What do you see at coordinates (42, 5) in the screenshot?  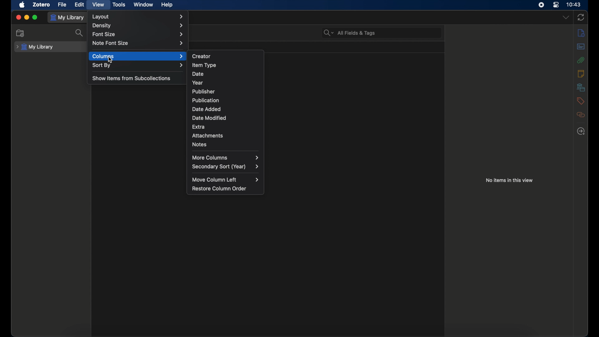 I see `zotero` at bounding box center [42, 5].